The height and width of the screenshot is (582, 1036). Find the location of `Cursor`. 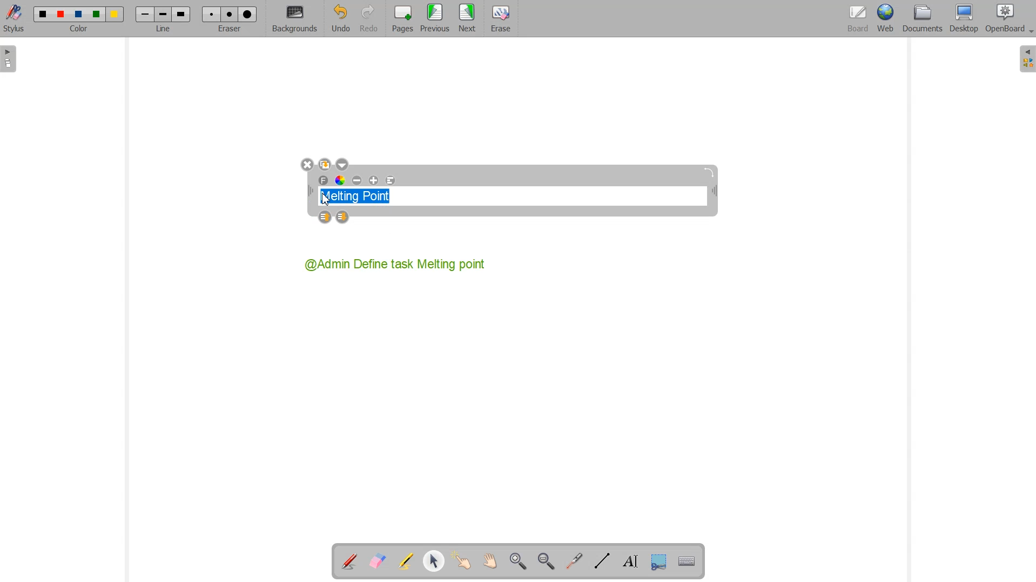

Cursor is located at coordinates (327, 199).